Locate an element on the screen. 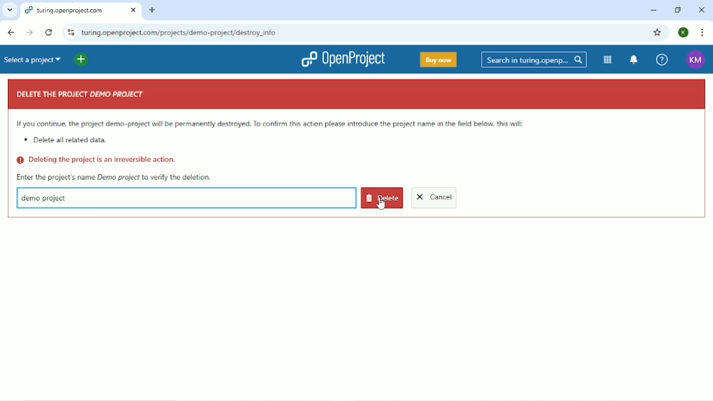 The width and height of the screenshot is (713, 401). Modules is located at coordinates (608, 59).